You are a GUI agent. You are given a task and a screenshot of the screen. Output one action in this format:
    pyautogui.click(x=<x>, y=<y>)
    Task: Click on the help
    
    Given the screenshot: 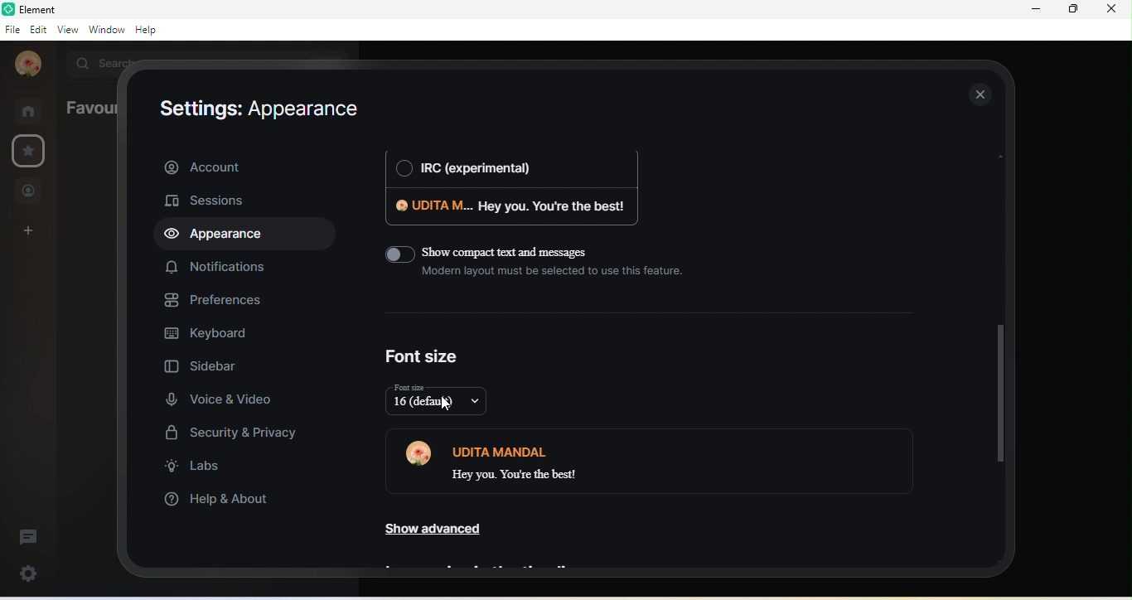 What is the action you would take?
    pyautogui.click(x=148, y=30)
    